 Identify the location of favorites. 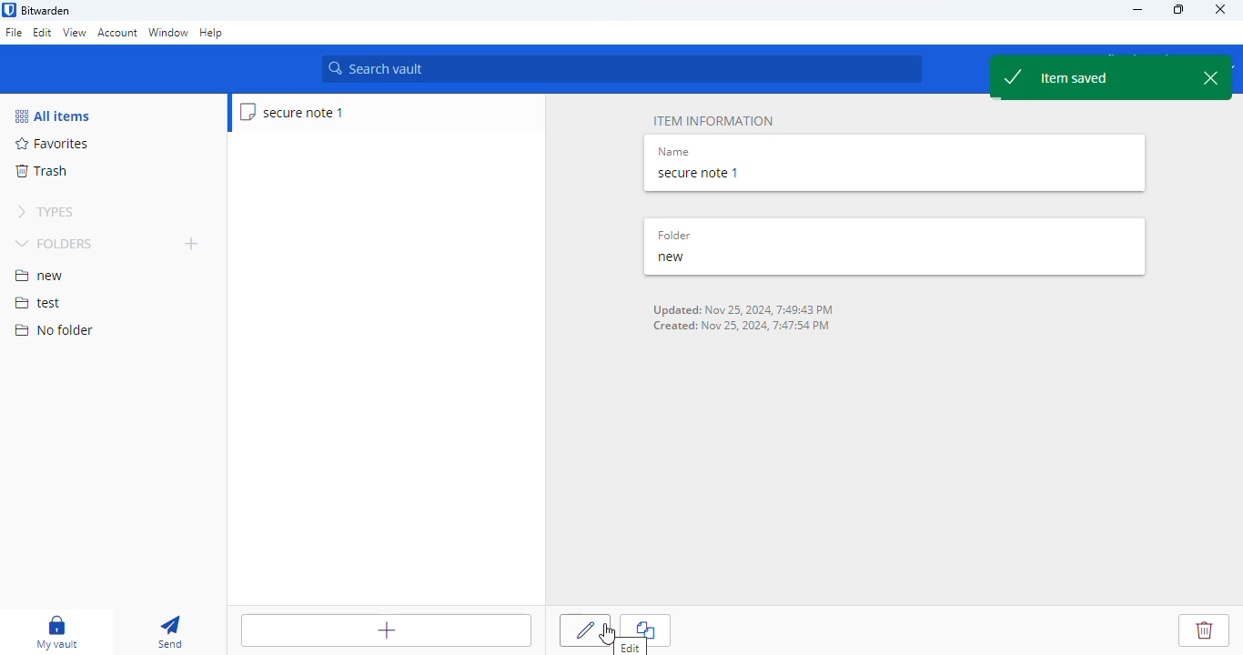
(53, 144).